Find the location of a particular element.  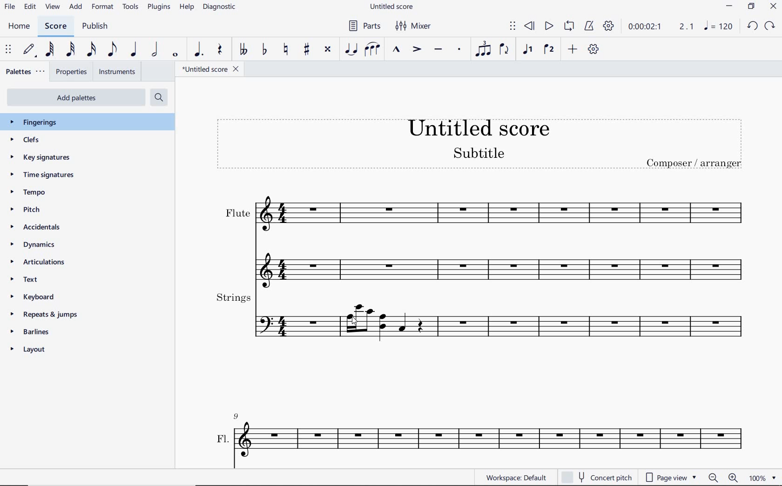

zoom factor is located at coordinates (764, 477).